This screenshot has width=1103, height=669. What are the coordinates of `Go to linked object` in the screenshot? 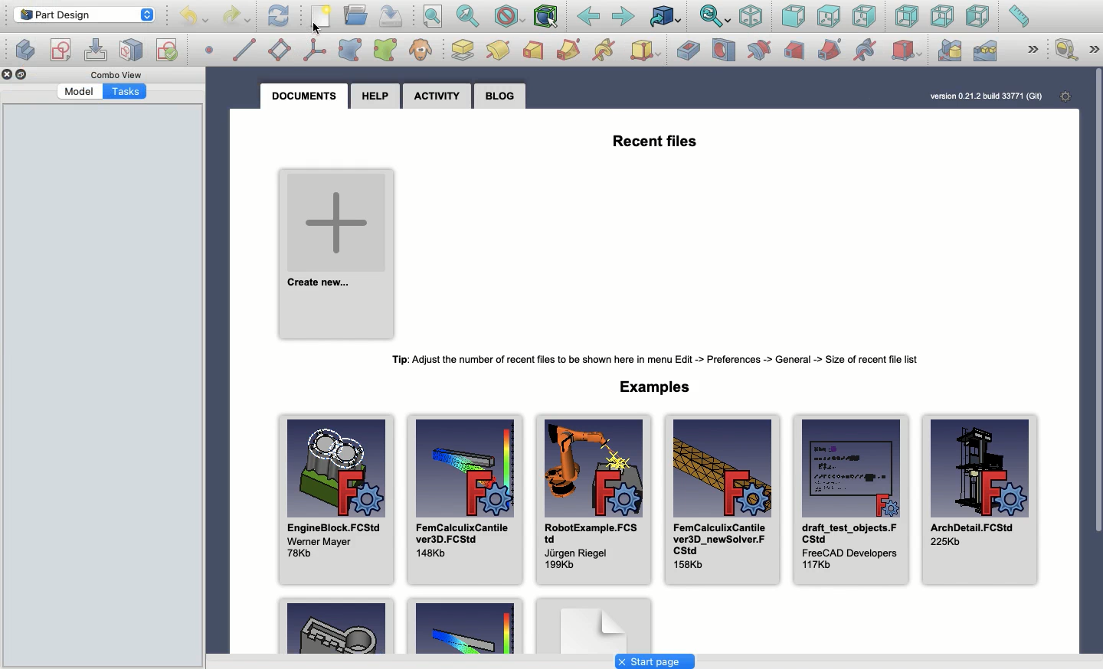 It's located at (666, 18).